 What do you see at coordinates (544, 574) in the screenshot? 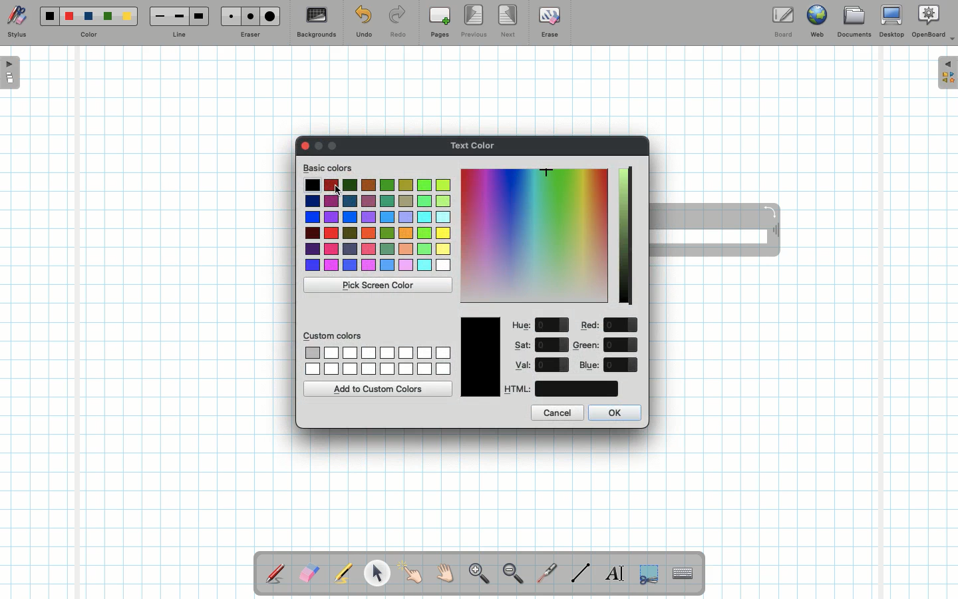
I see `Laser pointer` at bounding box center [544, 574].